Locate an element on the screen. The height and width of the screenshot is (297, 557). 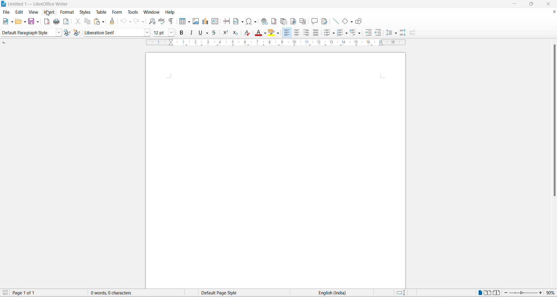
multipage view is located at coordinates (487, 293).